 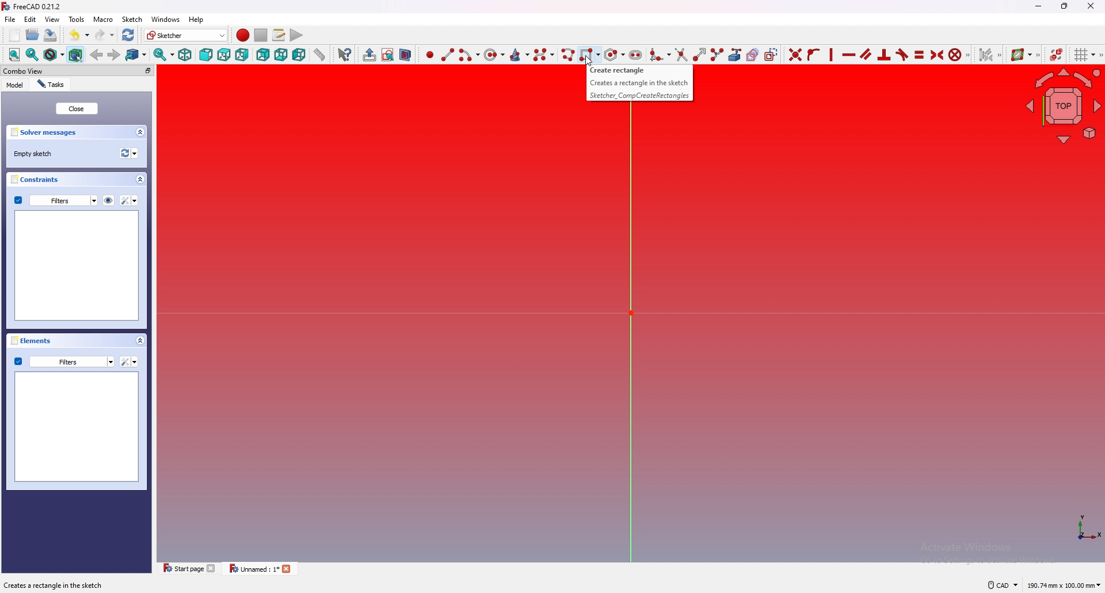 I want to click on constraint symmetrical, so click(x=938, y=55).